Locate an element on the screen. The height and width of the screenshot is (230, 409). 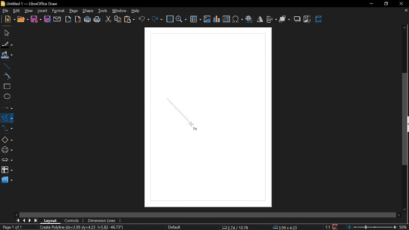
move left is located at coordinates (16, 214).